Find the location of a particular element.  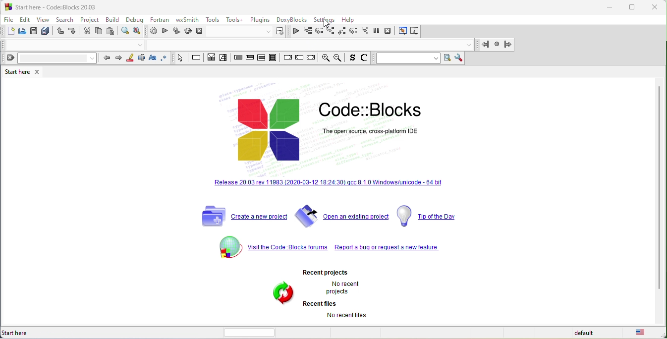

start here is located at coordinates (32, 334).